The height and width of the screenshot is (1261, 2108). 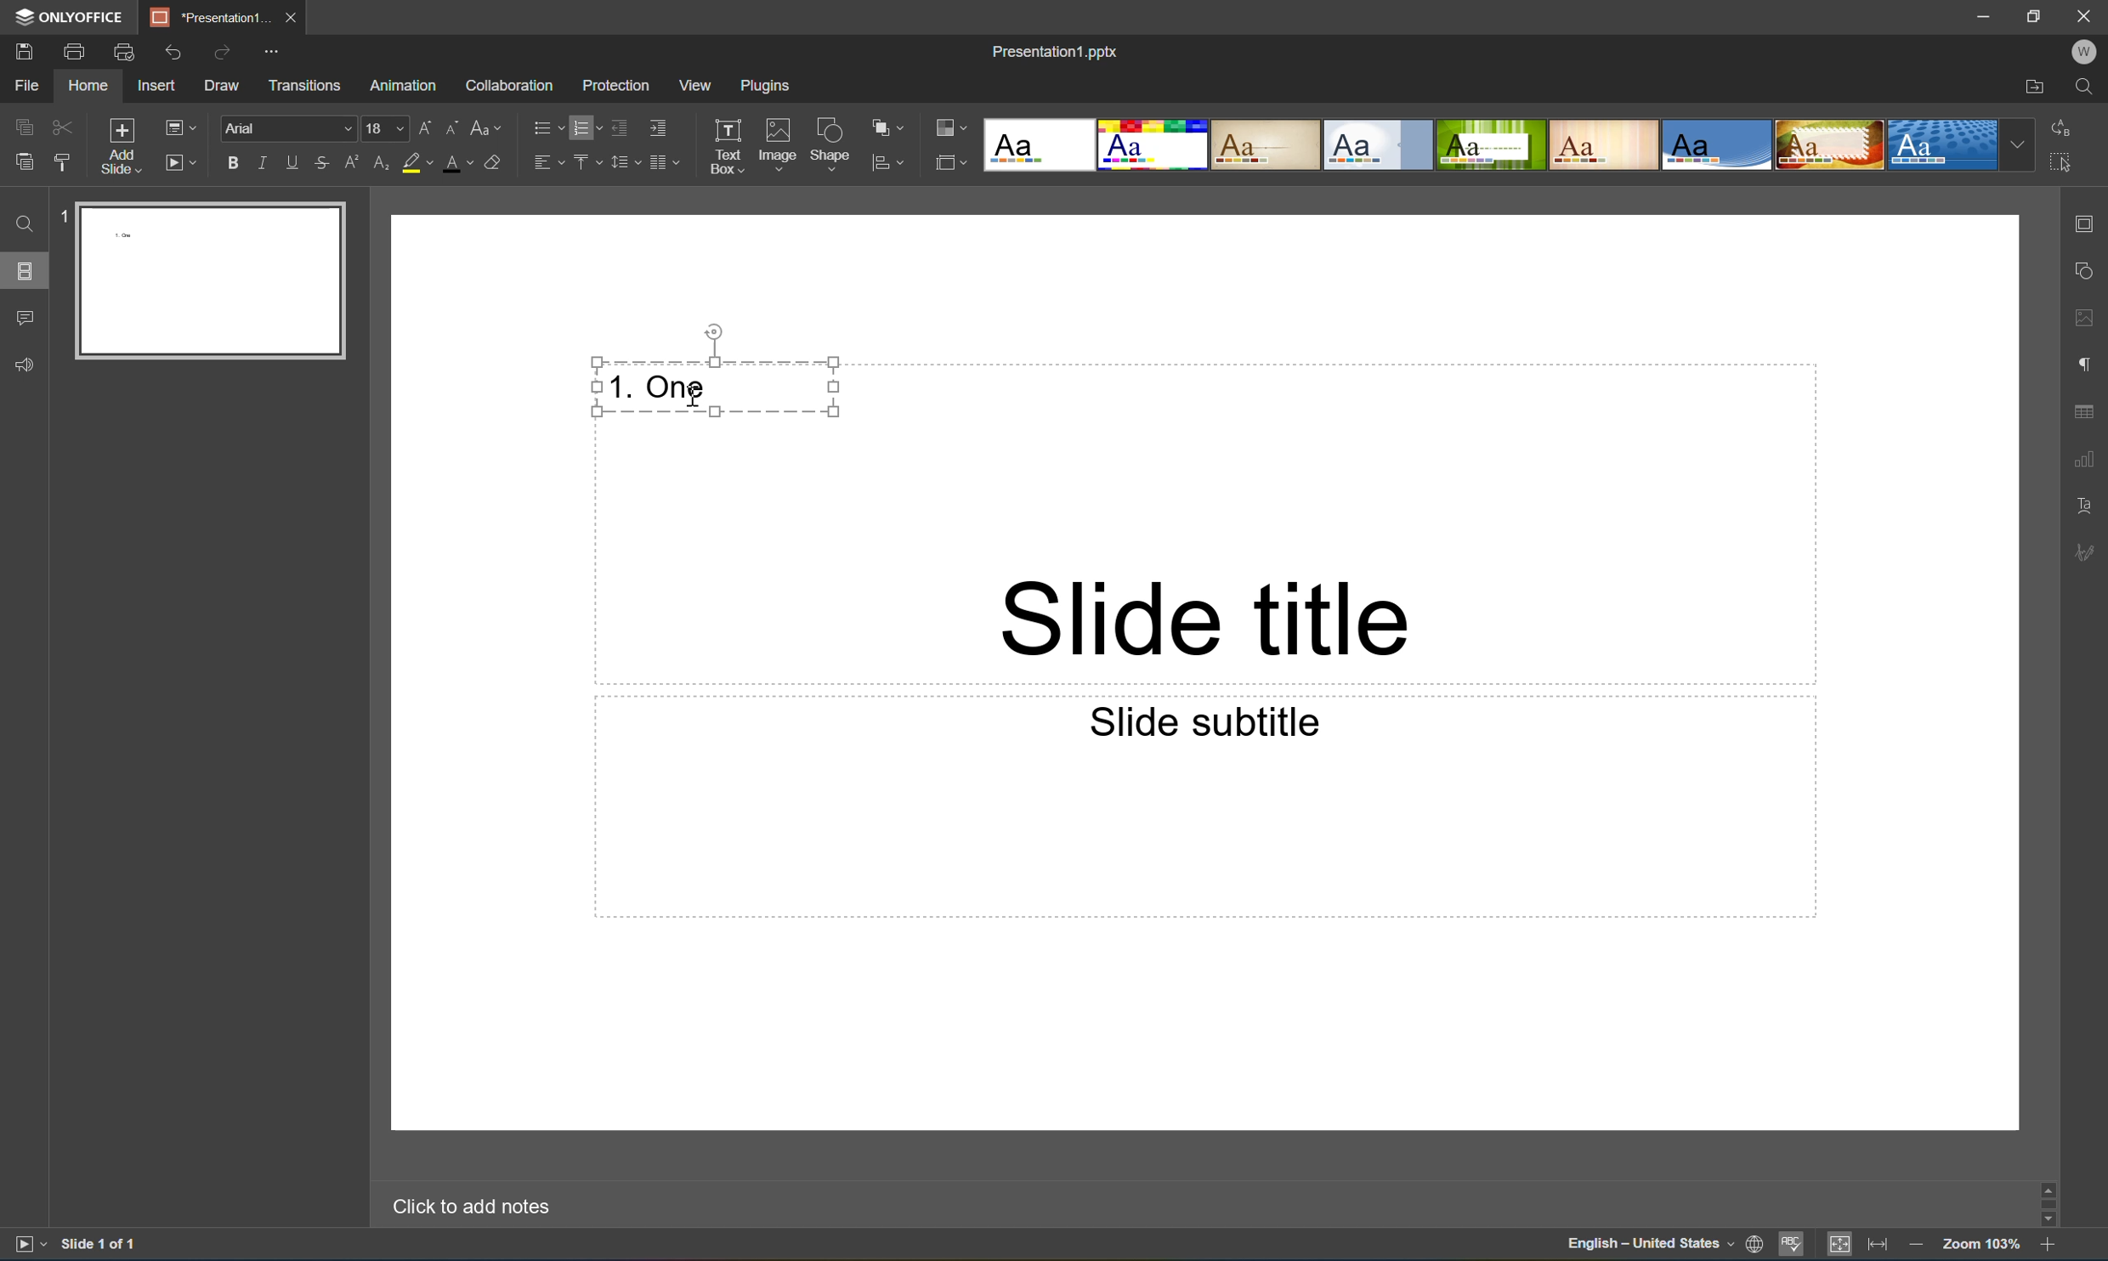 I want to click on Fit to width, so click(x=1878, y=1246).